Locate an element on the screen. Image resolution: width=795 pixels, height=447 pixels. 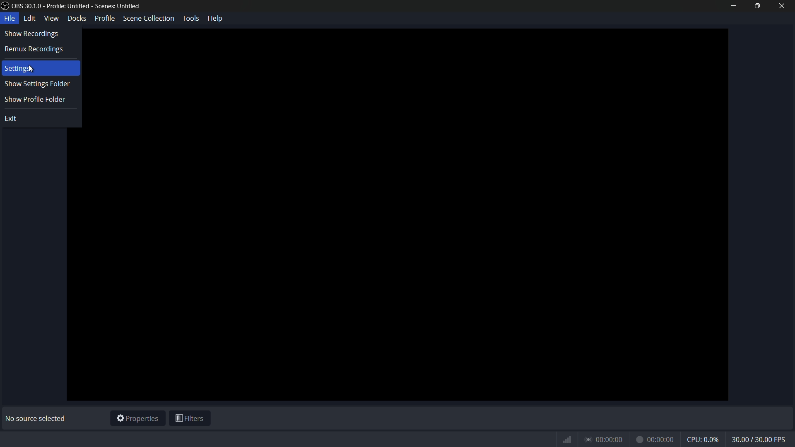
settings is located at coordinates (18, 69).